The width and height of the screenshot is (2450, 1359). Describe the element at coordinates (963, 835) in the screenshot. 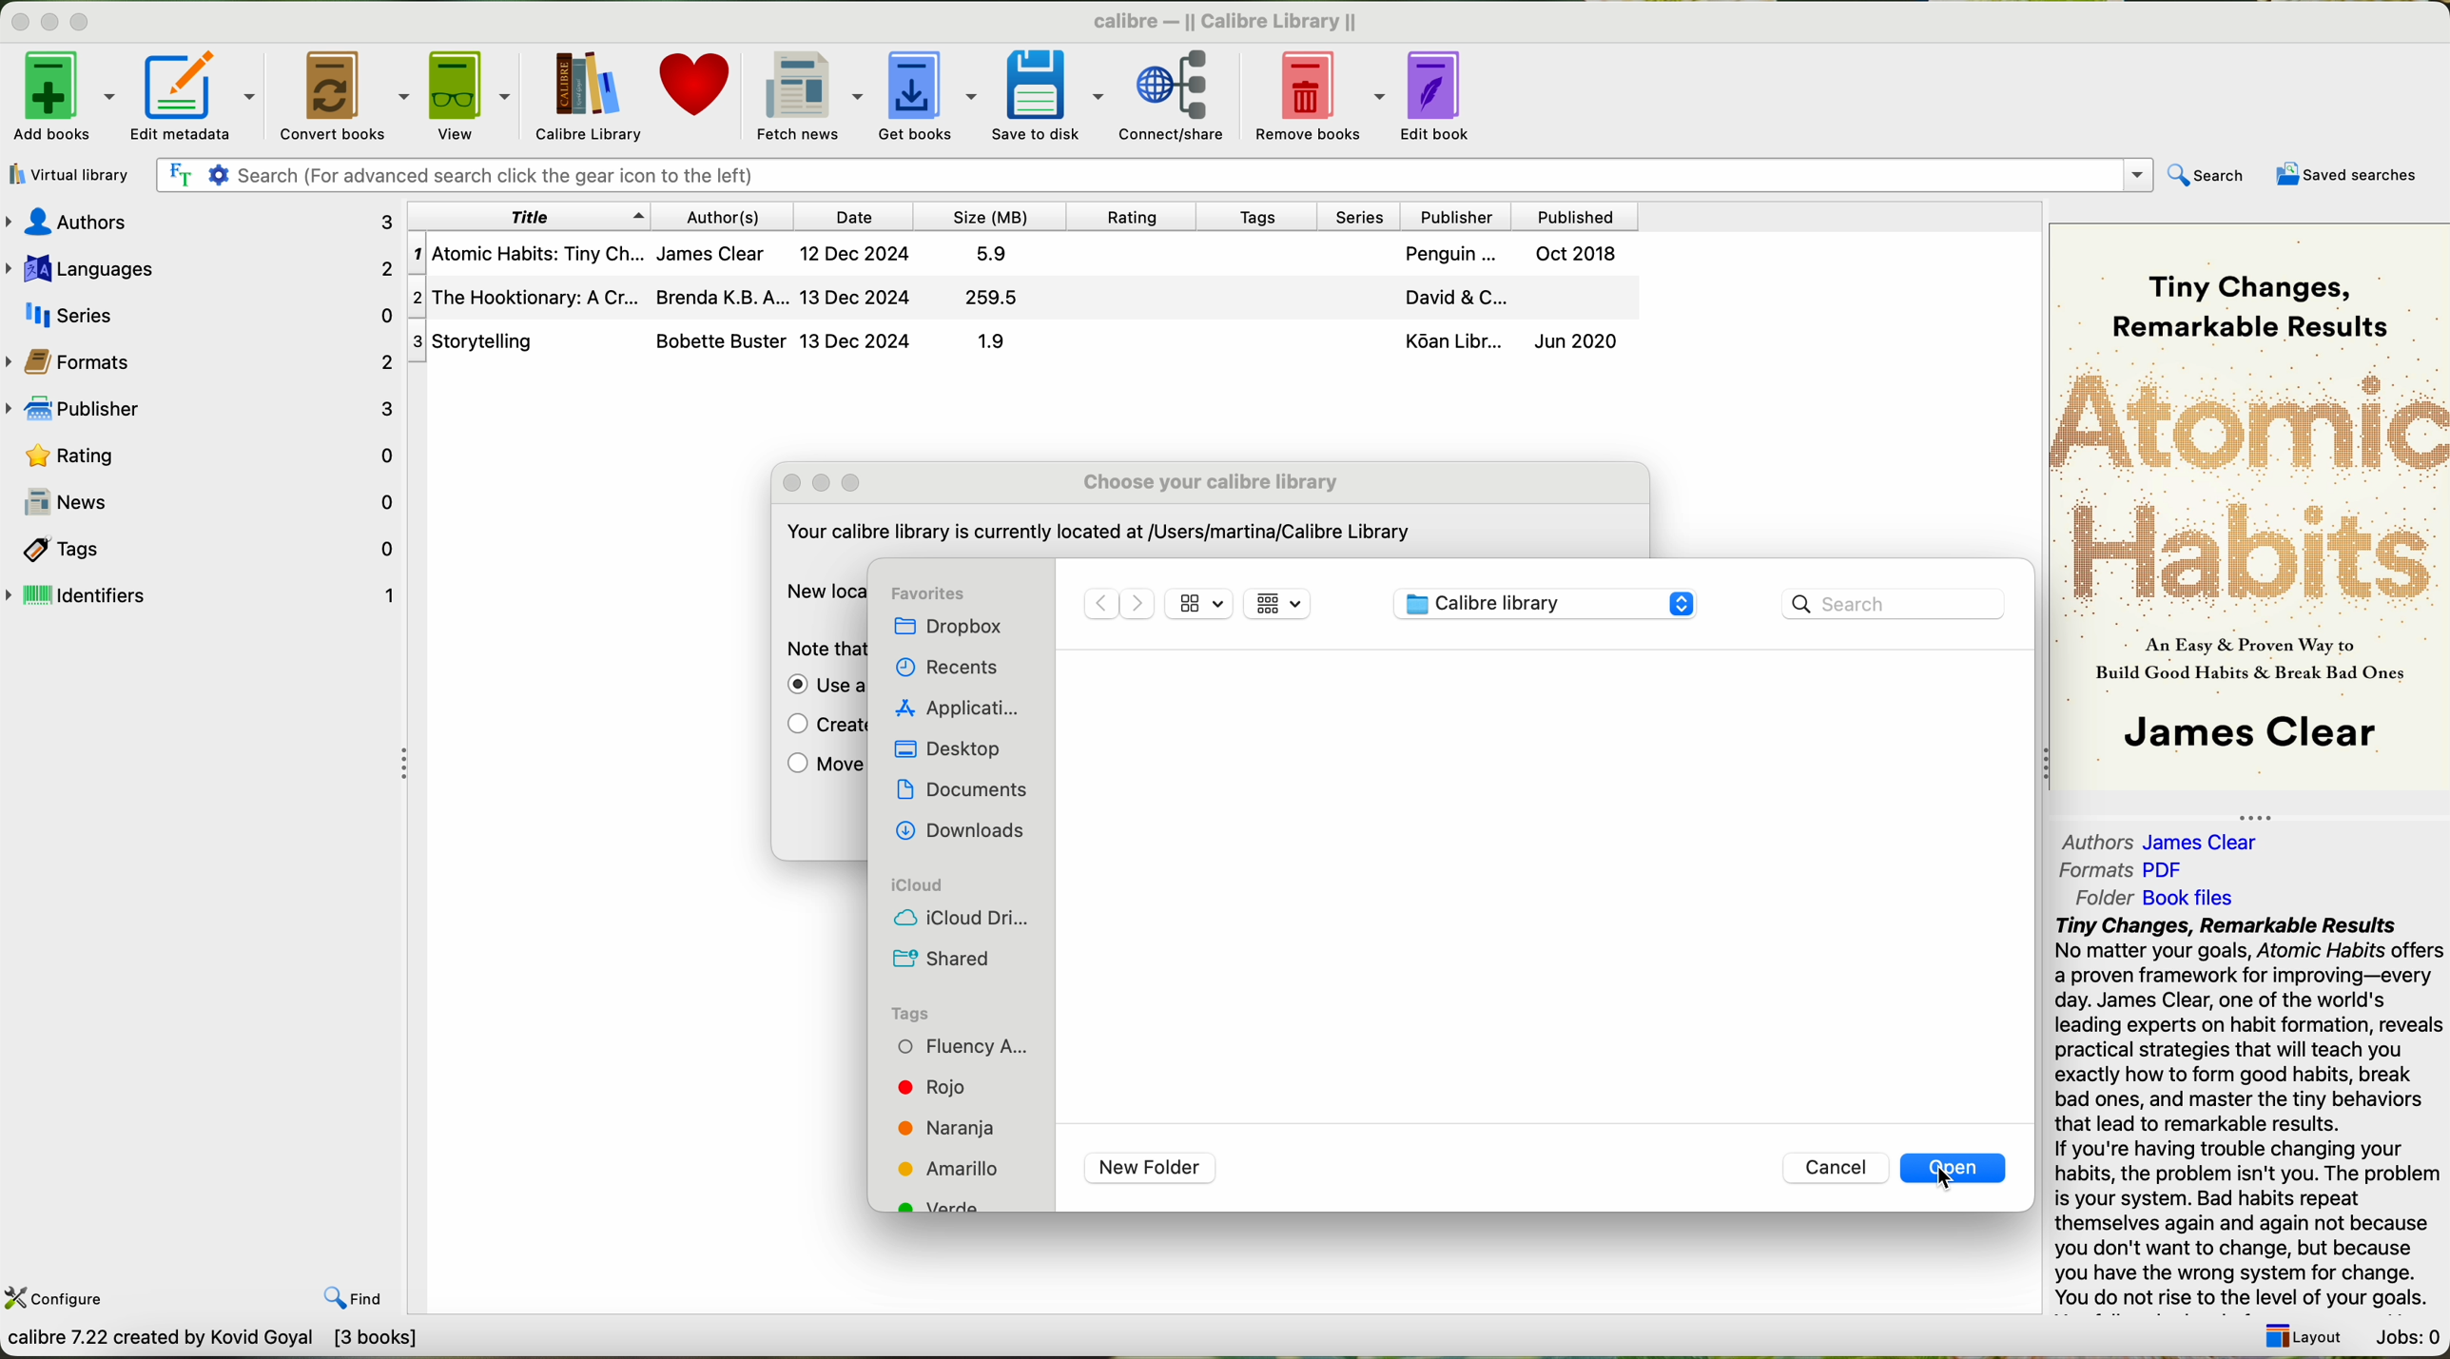

I see `downloads` at that location.